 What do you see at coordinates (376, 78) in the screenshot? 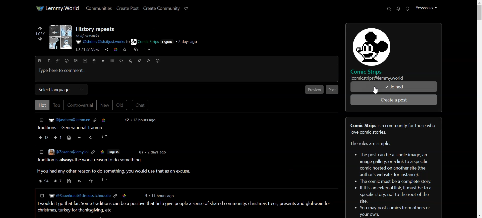
I see `| !comicstrips@lemmy.world` at bounding box center [376, 78].